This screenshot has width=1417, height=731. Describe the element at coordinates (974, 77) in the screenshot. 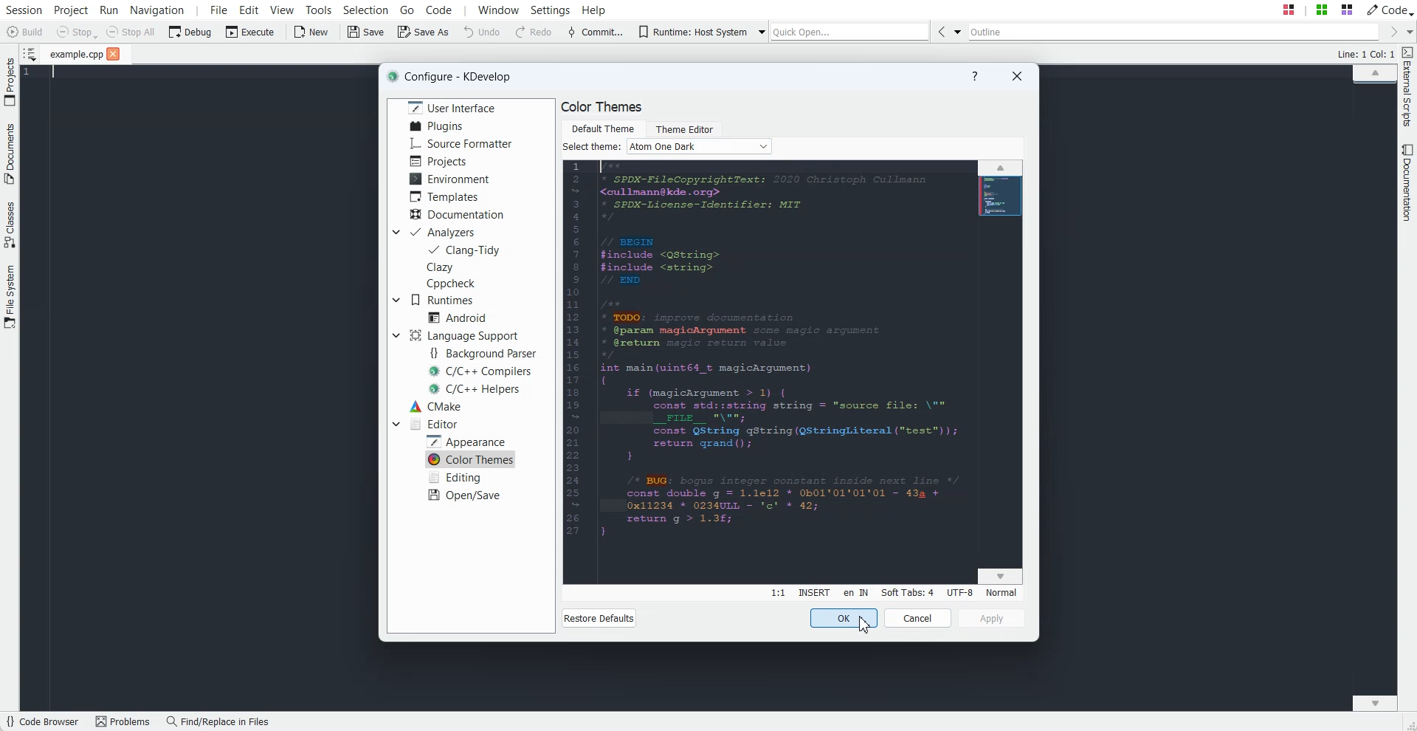

I see `Help` at that location.